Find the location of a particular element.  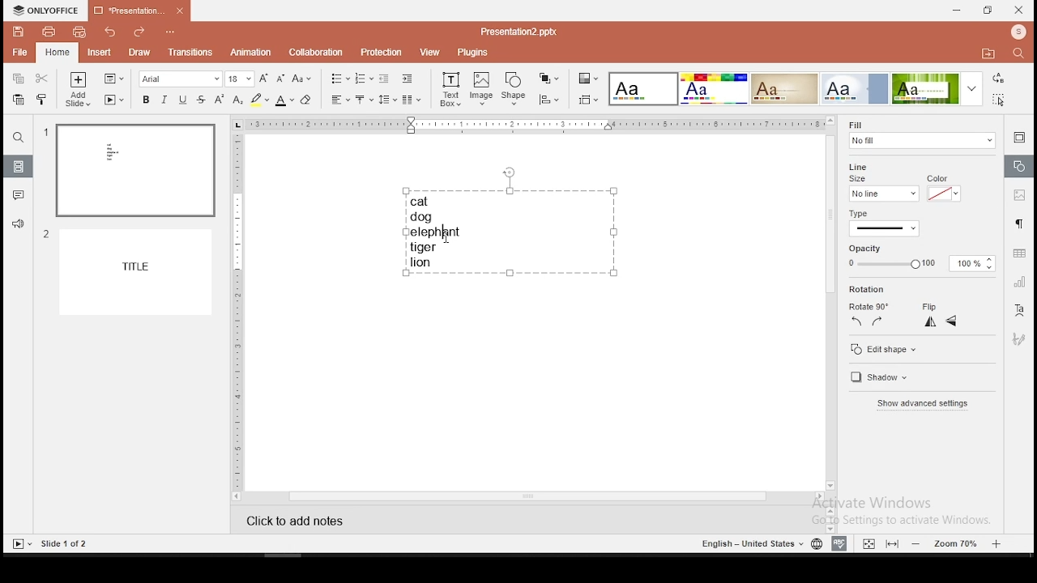

theme  is located at coordinates (937, 89).